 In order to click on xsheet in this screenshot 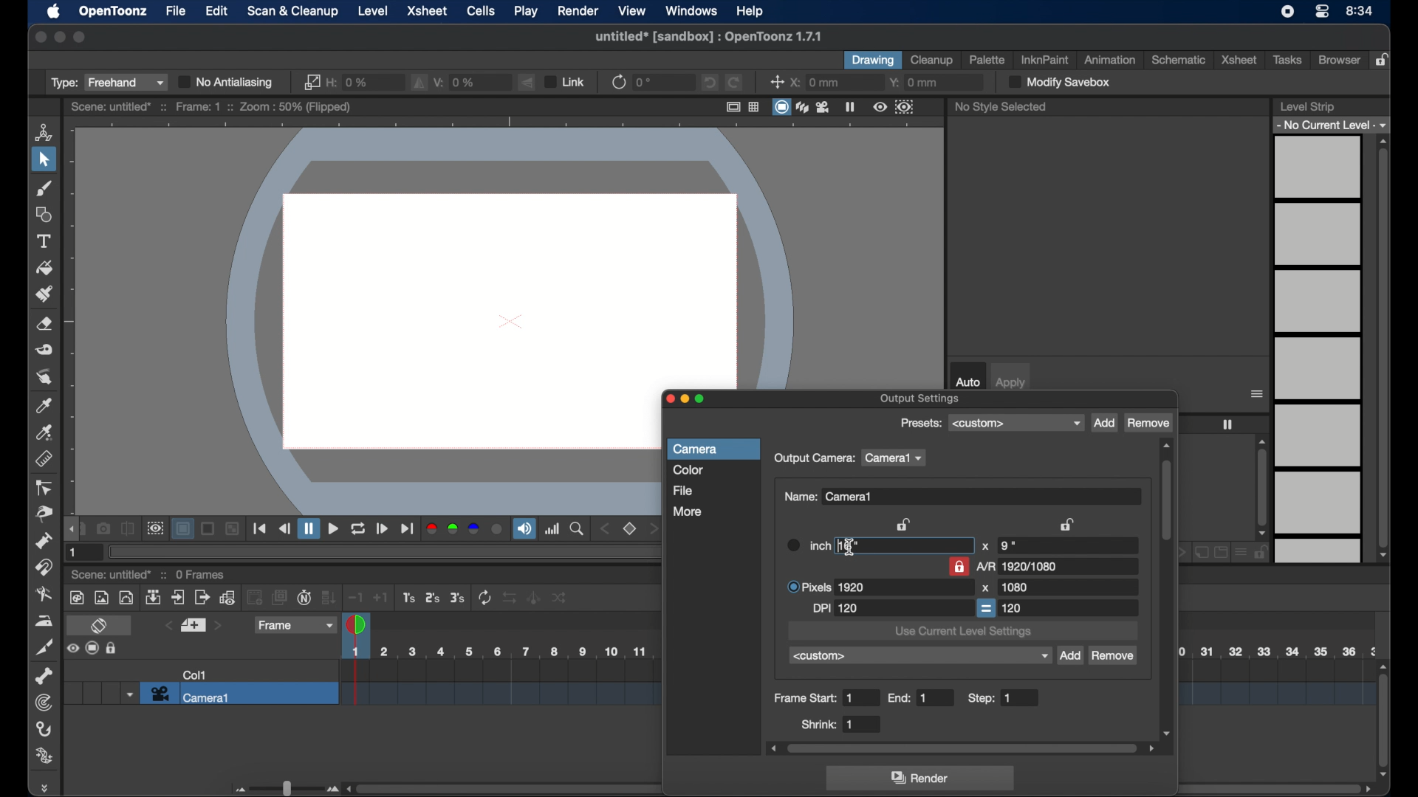, I will do `click(1239, 59)`.